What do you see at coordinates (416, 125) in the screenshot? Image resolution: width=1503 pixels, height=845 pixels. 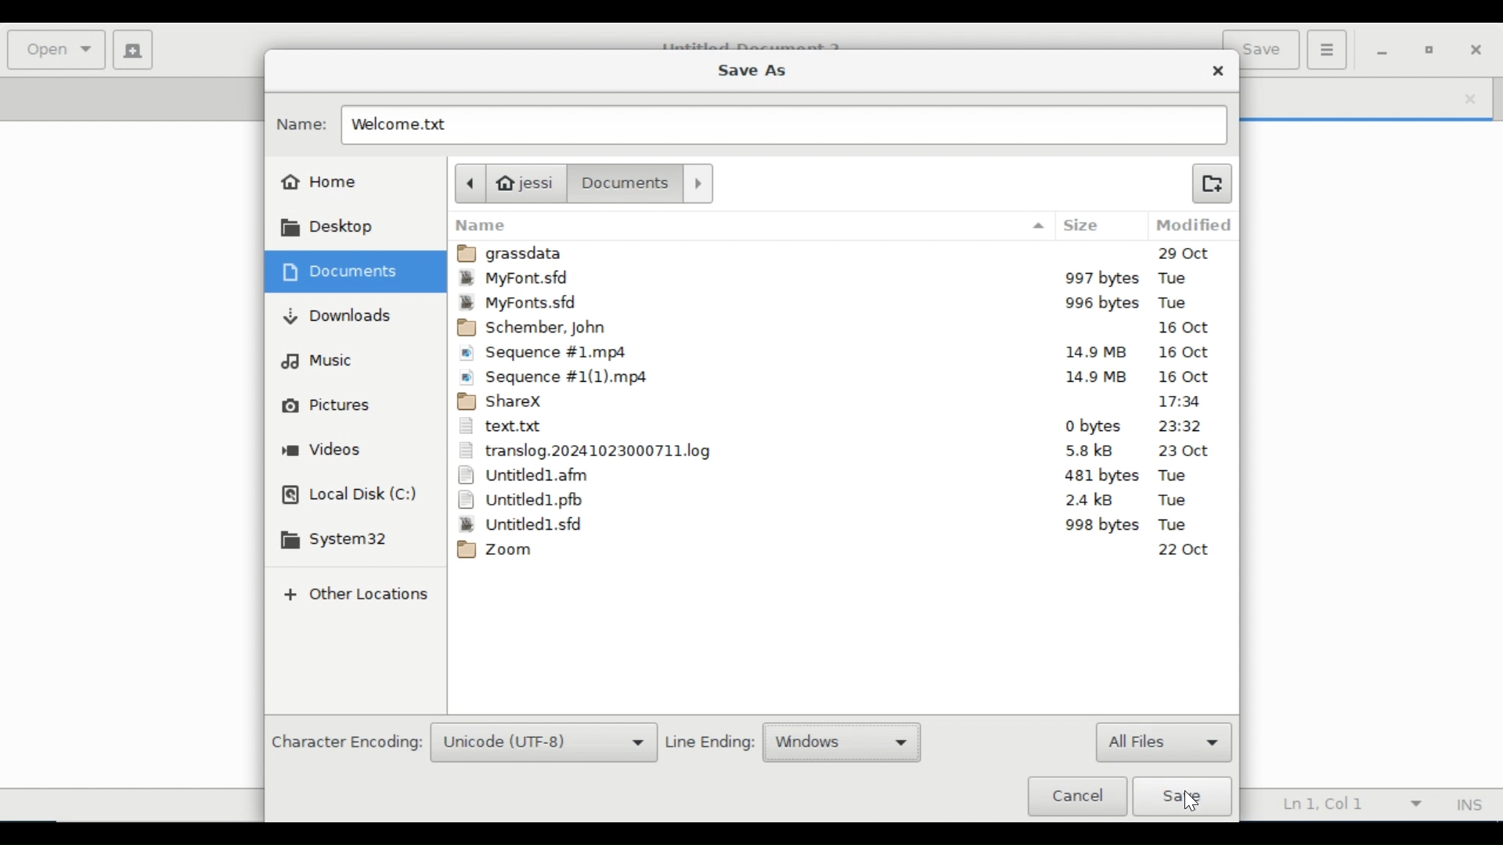 I see `Welcome.txt` at bounding box center [416, 125].